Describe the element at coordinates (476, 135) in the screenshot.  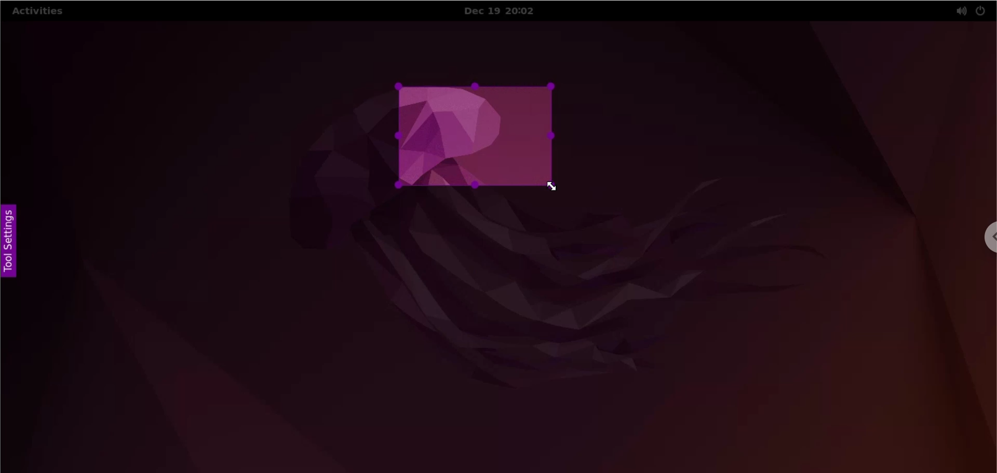
I see `selected area` at that location.